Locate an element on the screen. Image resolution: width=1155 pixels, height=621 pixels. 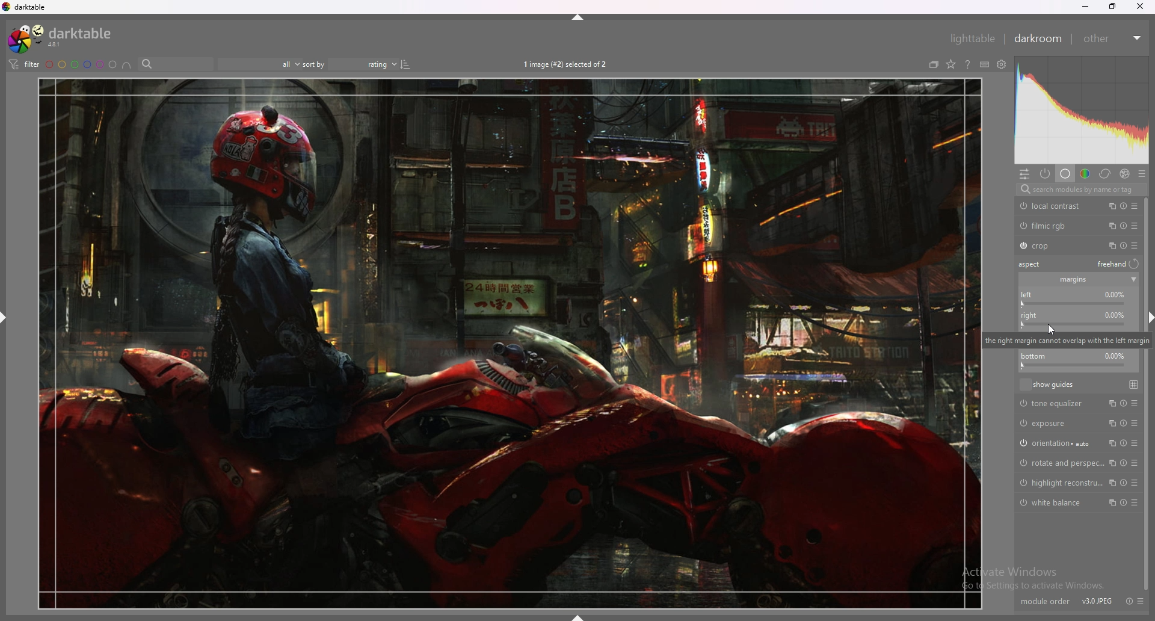
tone equalizer is located at coordinates (1055, 404).